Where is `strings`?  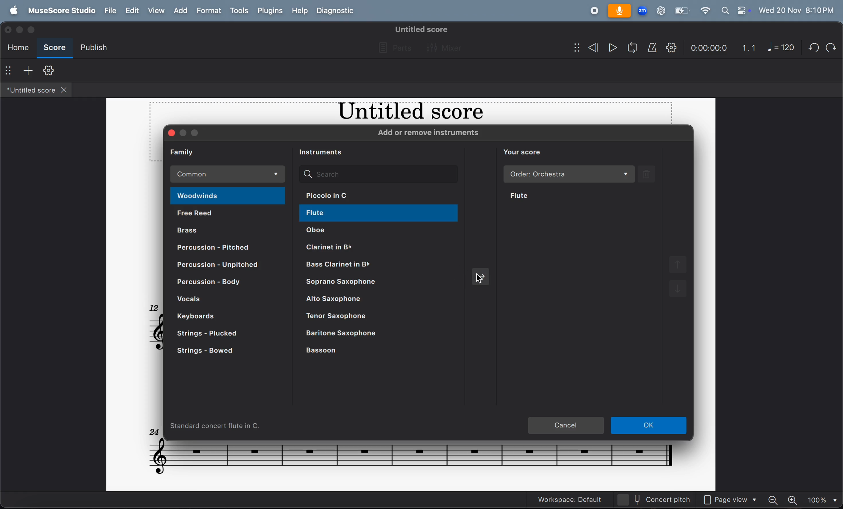
strings is located at coordinates (222, 333).